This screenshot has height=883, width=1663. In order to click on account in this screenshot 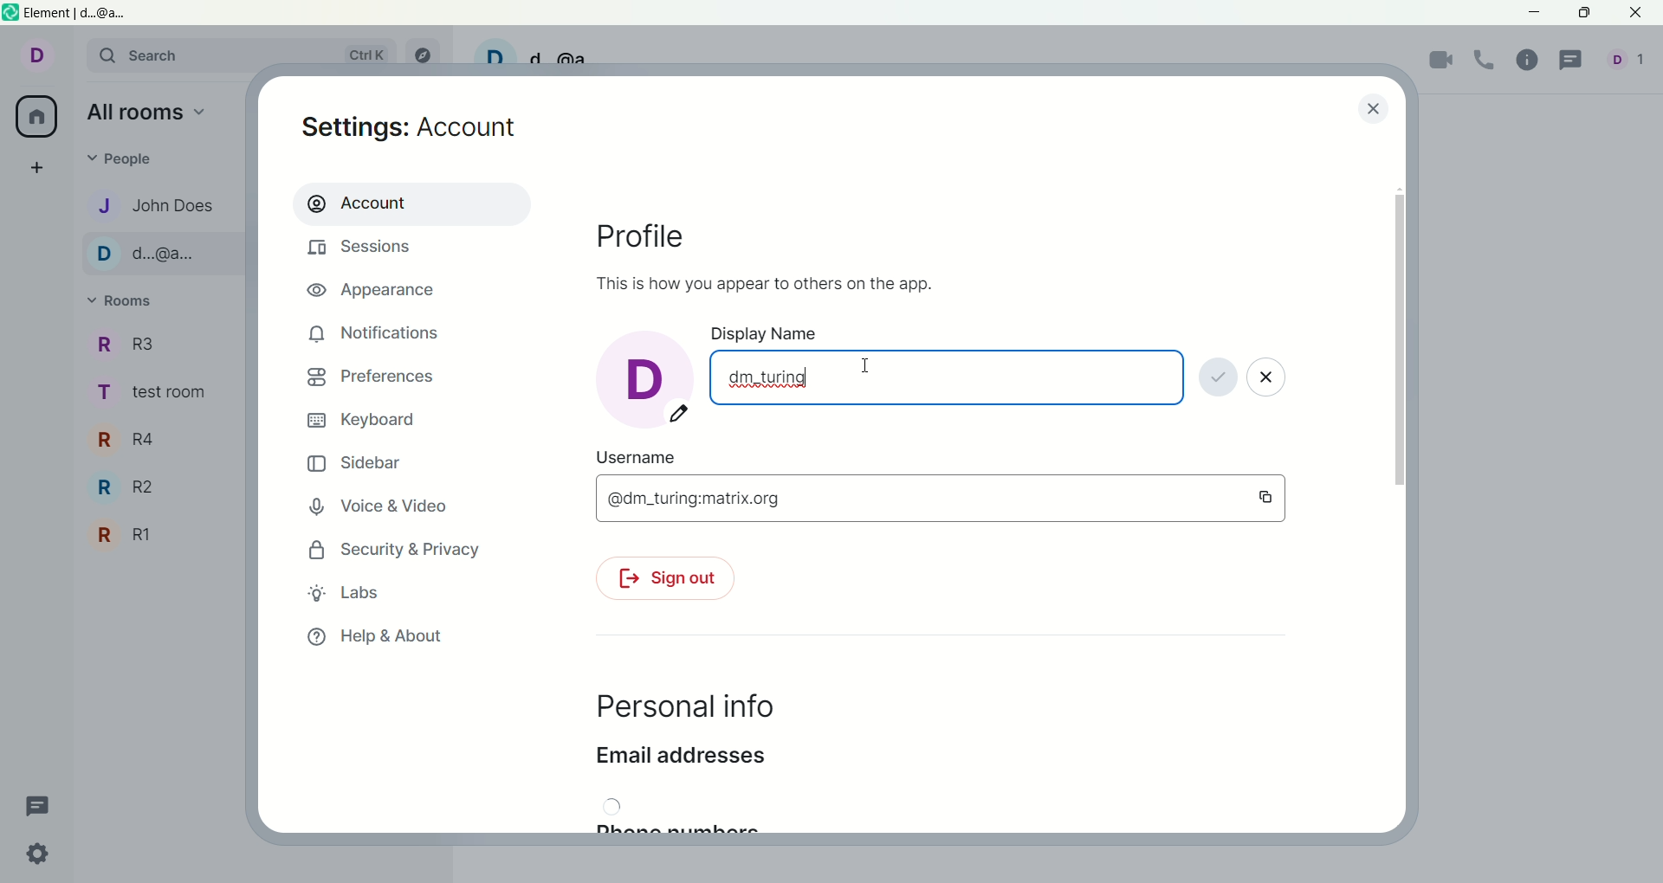, I will do `click(410, 203)`.